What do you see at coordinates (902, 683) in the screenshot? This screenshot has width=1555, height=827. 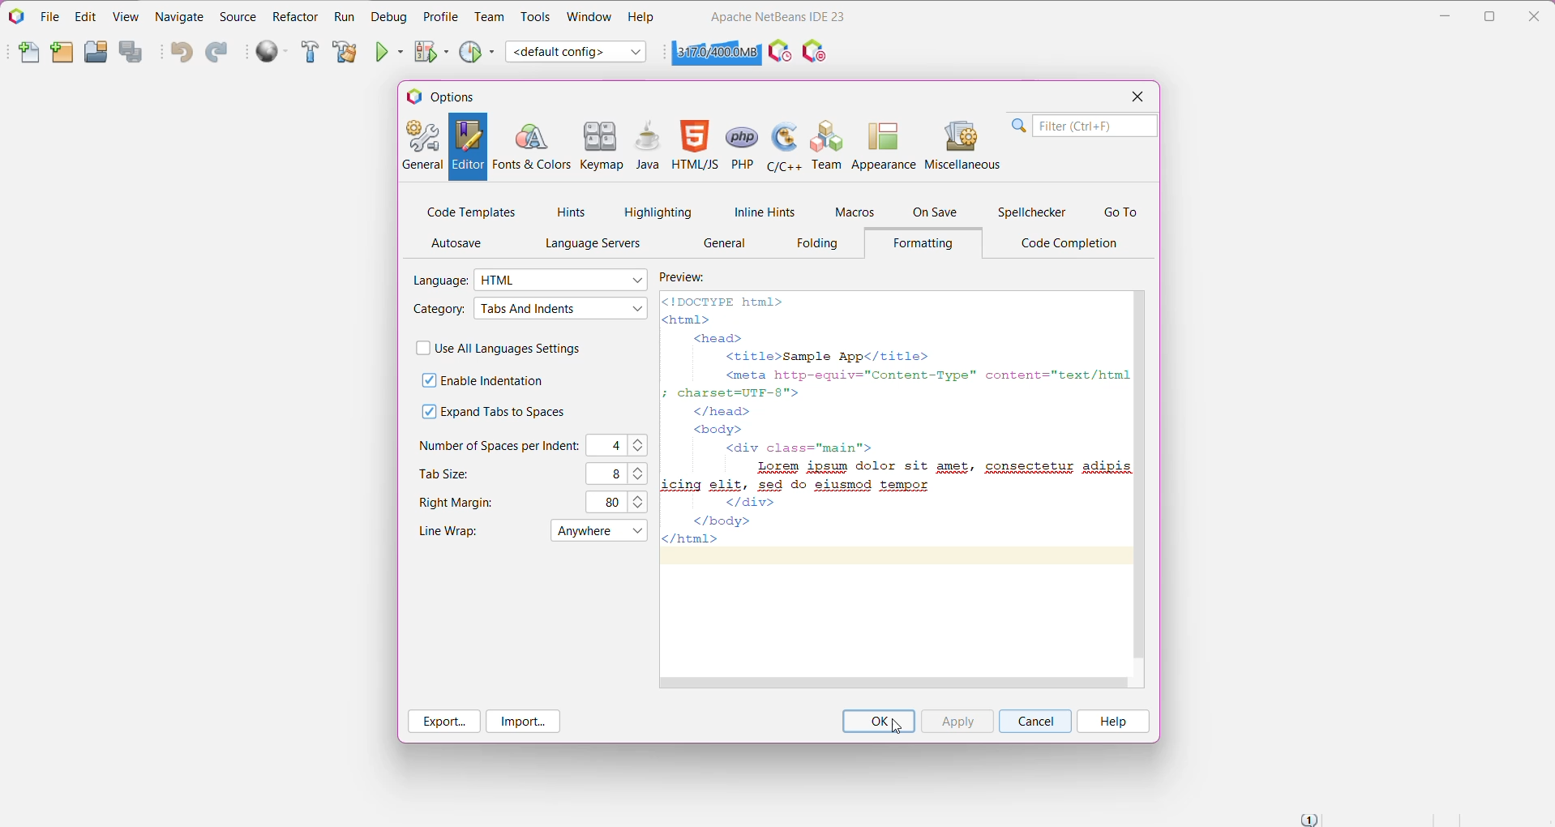 I see `Horizontal Scroll Bar` at bounding box center [902, 683].